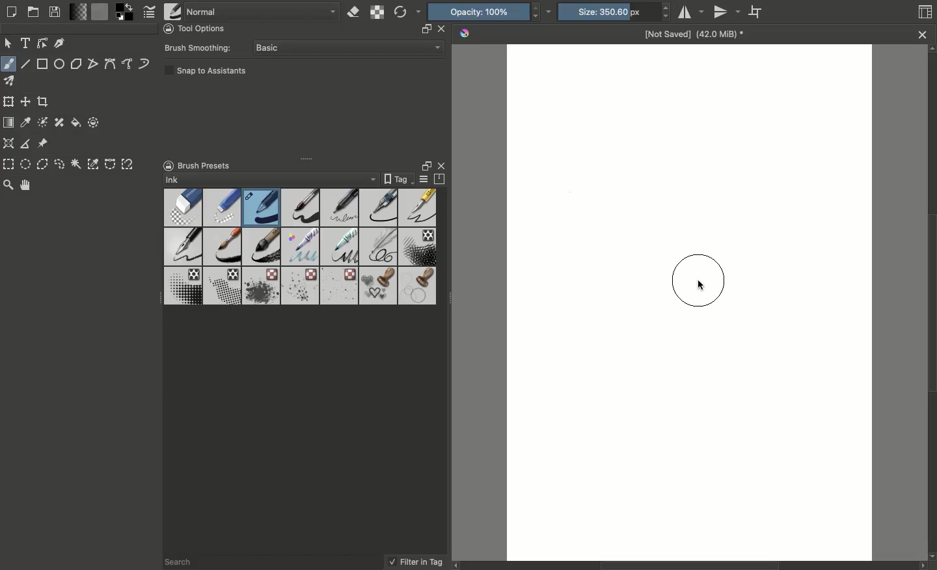 This screenshot has width=937, height=570. Describe the element at coordinates (356, 12) in the screenshot. I see `Set eraser mode` at that location.